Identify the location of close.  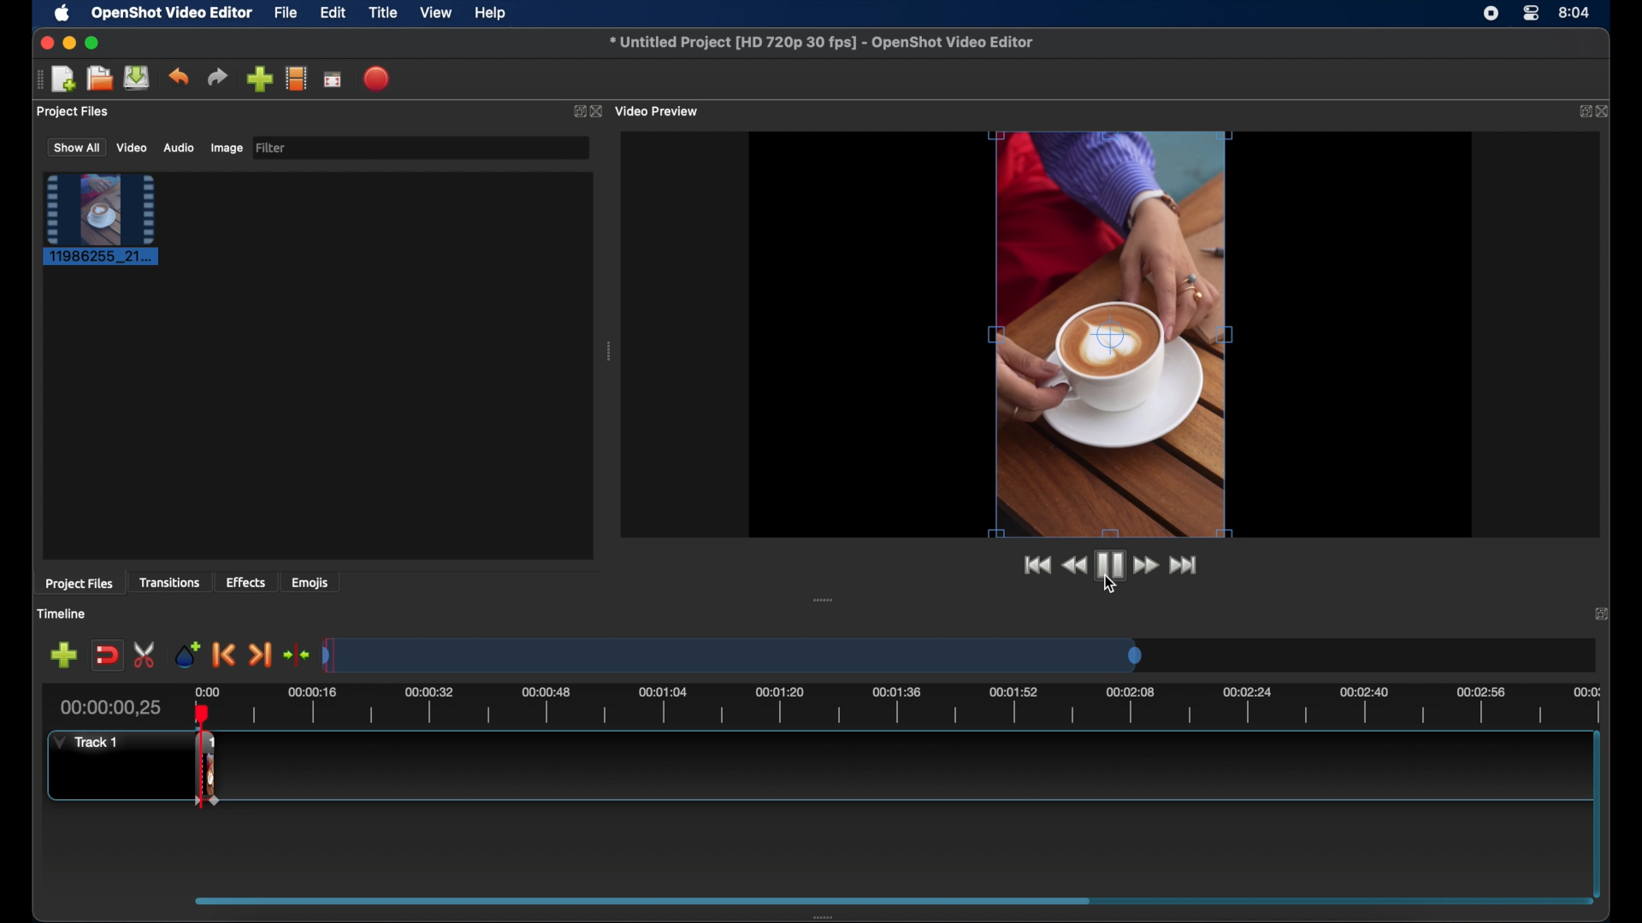
(46, 44).